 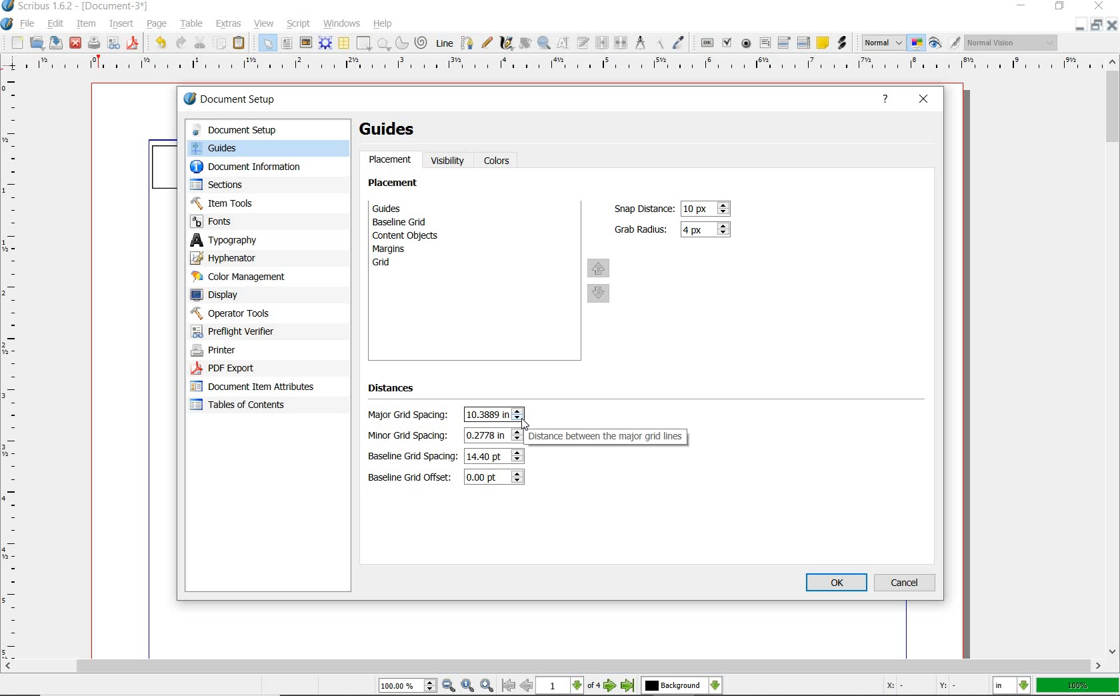 I want to click on document setup, so click(x=266, y=130).